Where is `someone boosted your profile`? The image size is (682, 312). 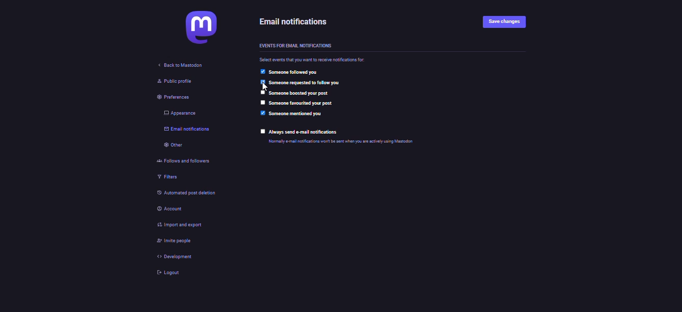
someone boosted your profile is located at coordinates (301, 93).